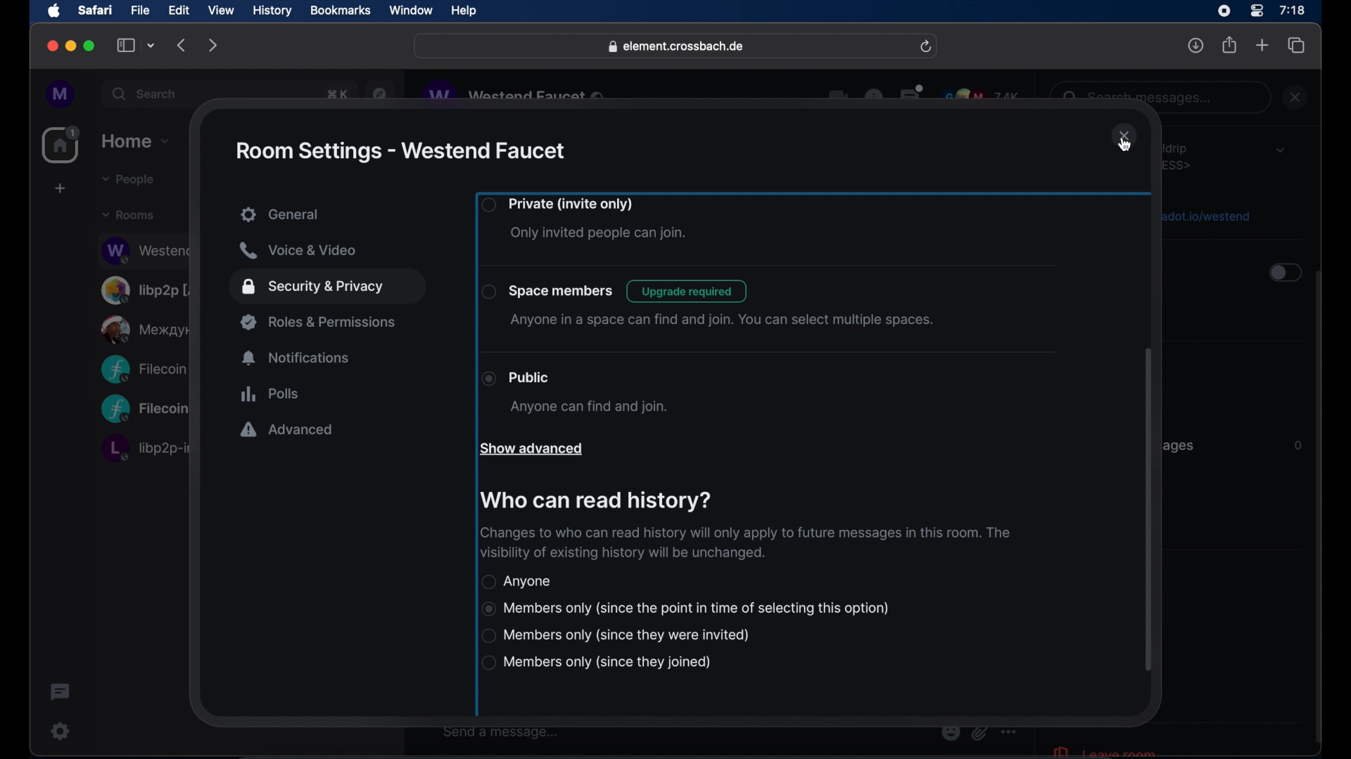 The width and height of the screenshot is (1351, 759). What do you see at coordinates (1255, 11) in the screenshot?
I see `control center` at bounding box center [1255, 11].